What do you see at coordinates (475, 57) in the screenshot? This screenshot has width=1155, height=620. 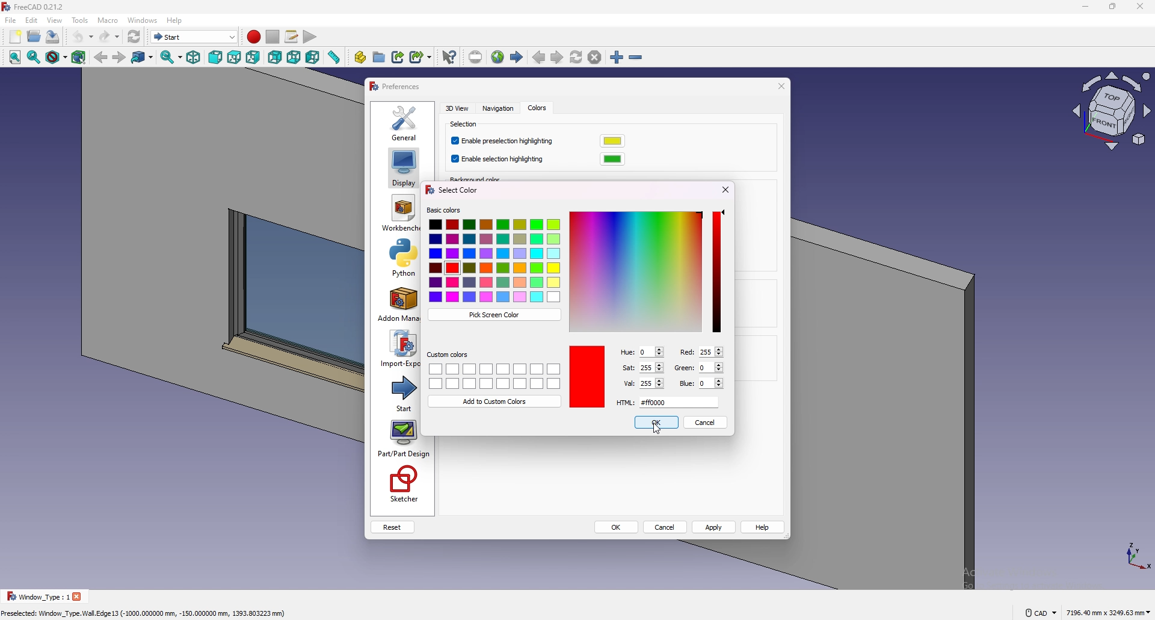 I see `set url` at bounding box center [475, 57].